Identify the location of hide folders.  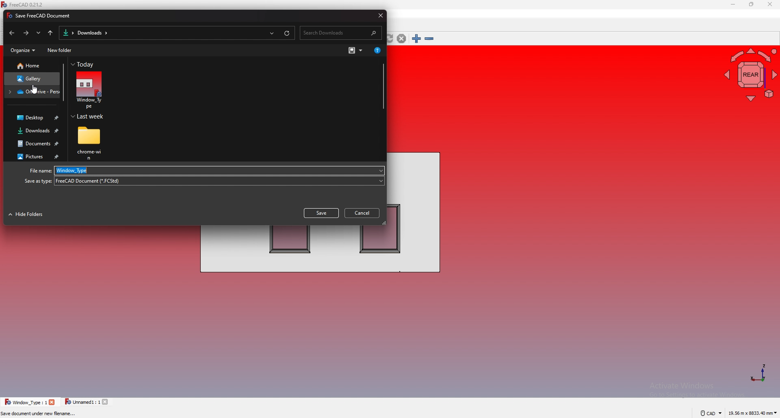
(28, 215).